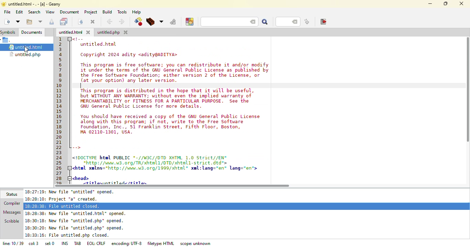 The height and width of the screenshot is (247, 470). What do you see at coordinates (30, 22) in the screenshot?
I see `open existing` at bounding box center [30, 22].